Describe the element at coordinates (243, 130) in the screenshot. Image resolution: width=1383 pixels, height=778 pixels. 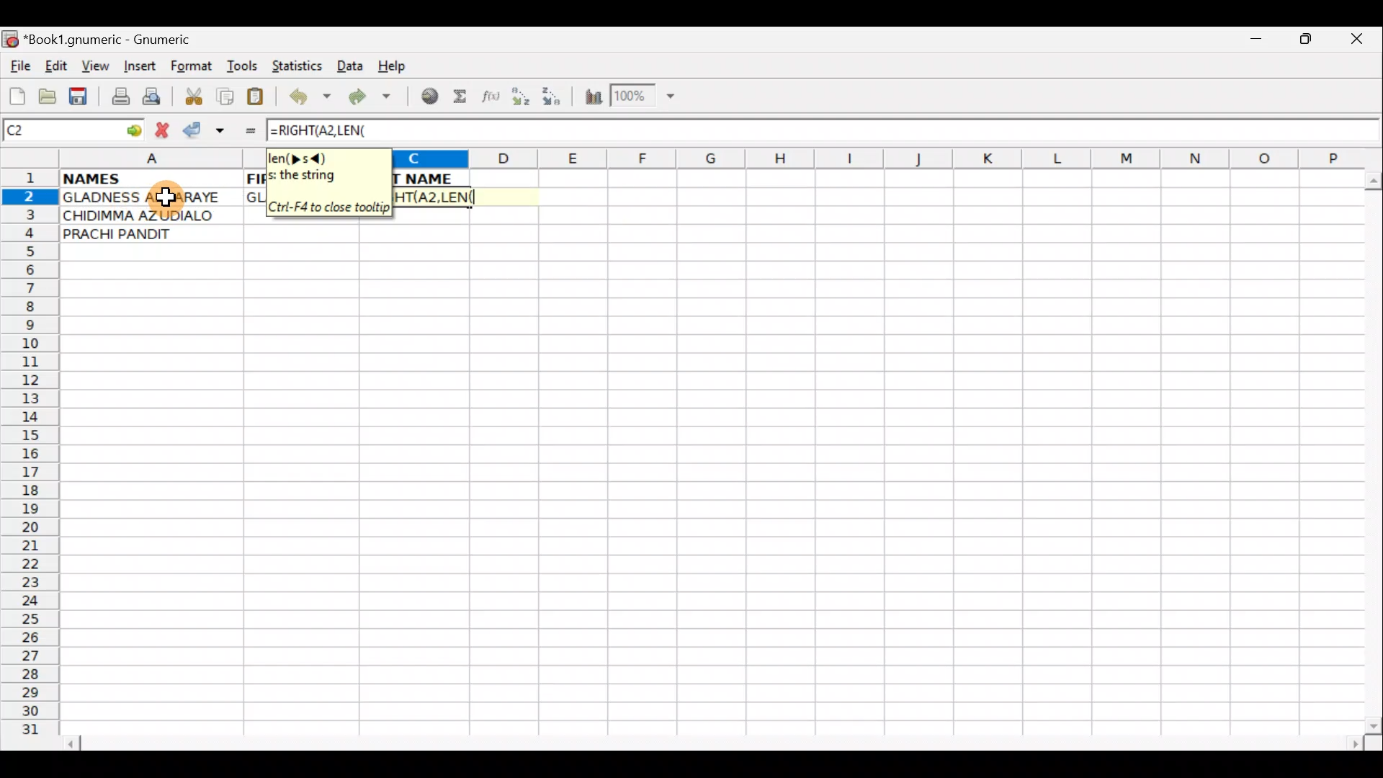
I see `Enter formula` at that location.